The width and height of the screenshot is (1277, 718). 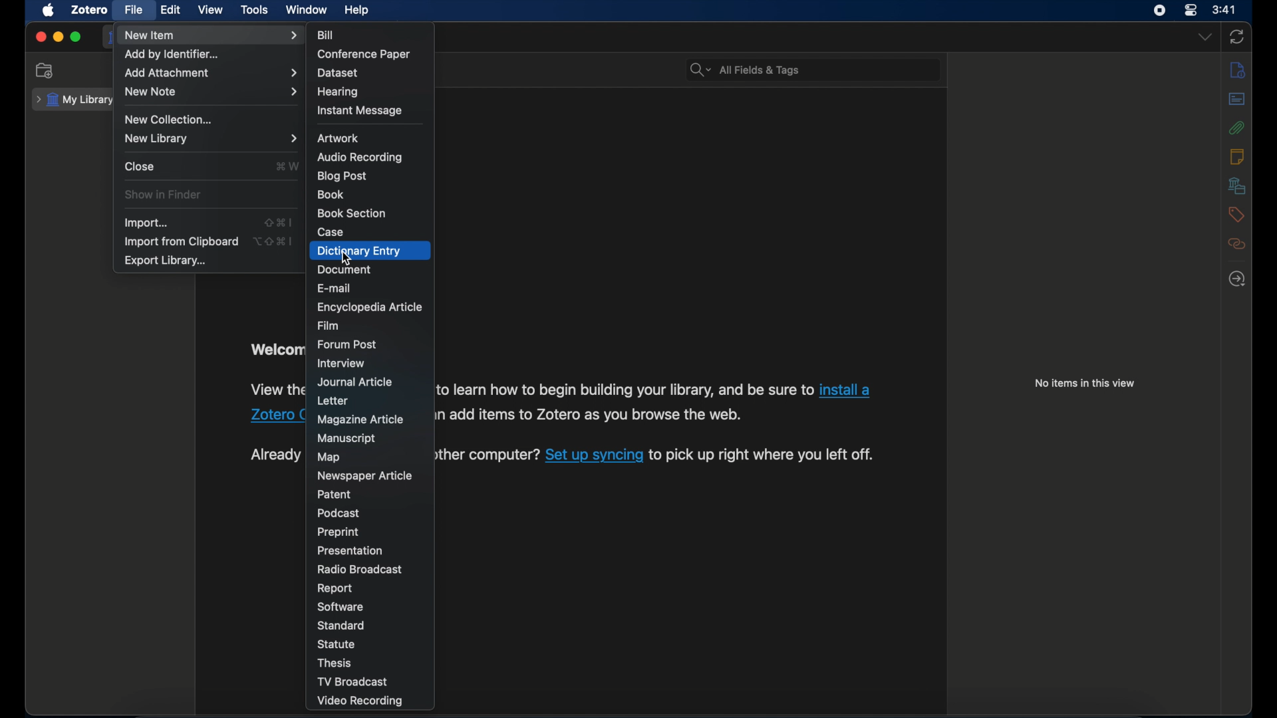 What do you see at coordinates (277, 350) in the screenshot?
I see `welcome to zotero` at bounding box center [277, 350].